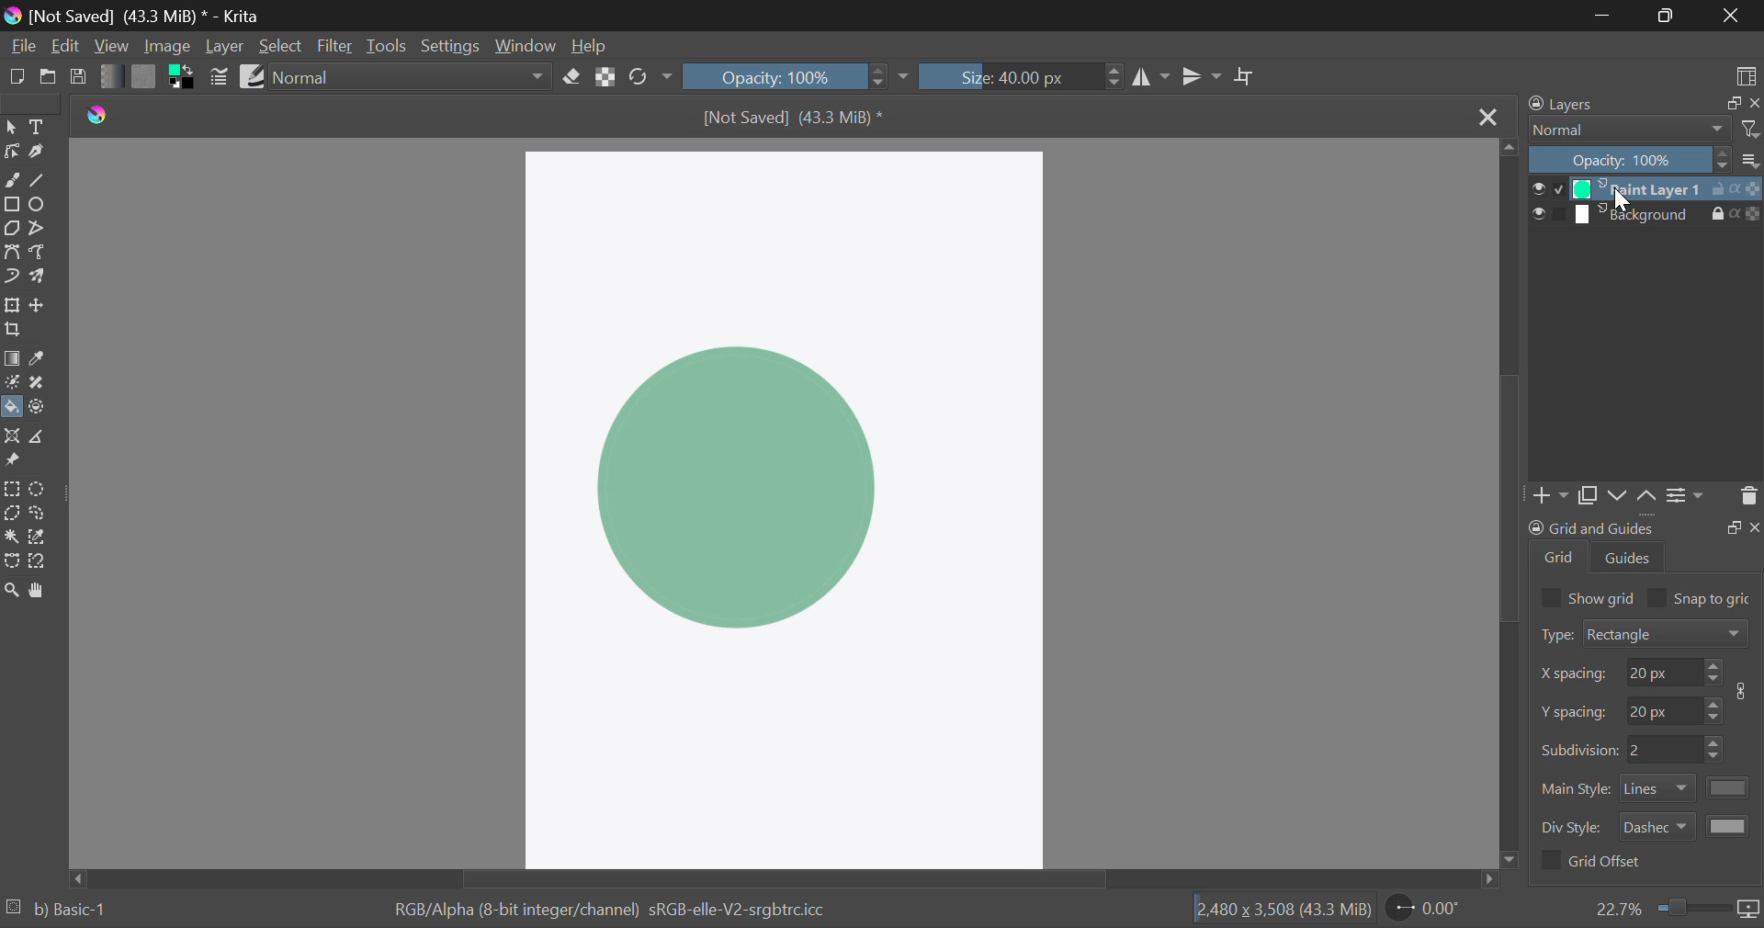  I want to click on Freehand Path Tool, so click(39, 251).